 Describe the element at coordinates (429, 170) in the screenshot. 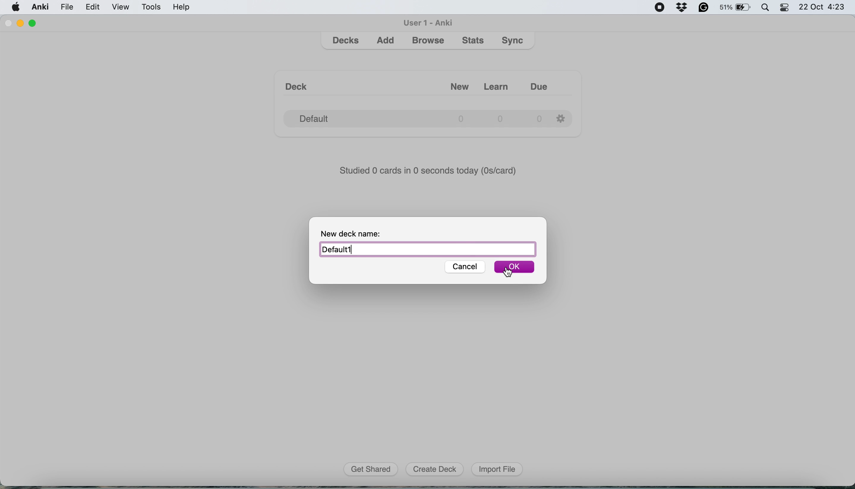

I see `Studied 0 cards in 0 seconds today (Discard)` at that location.